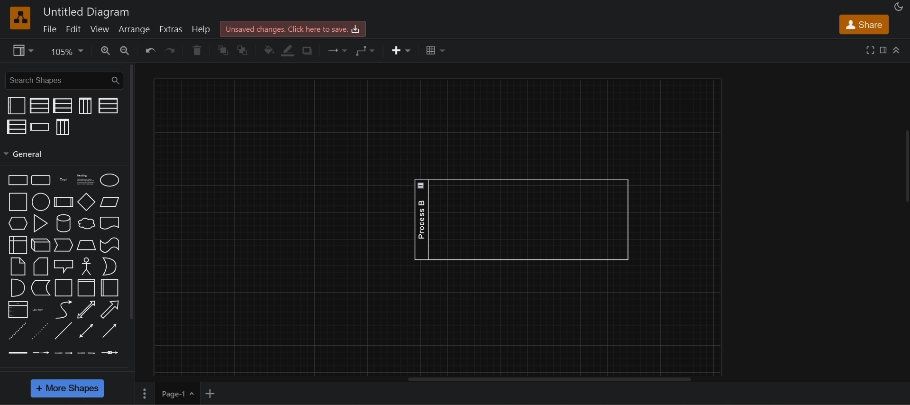 The height and width of the screenshot is (405, 910). Describe the element at coordinates (40, 288) in the screenshot. I see `data storage` at that location.